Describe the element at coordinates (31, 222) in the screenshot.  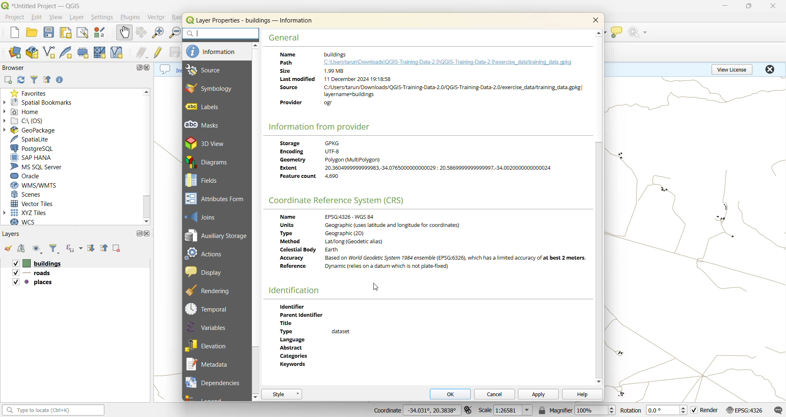
I see `wcs` at that location.